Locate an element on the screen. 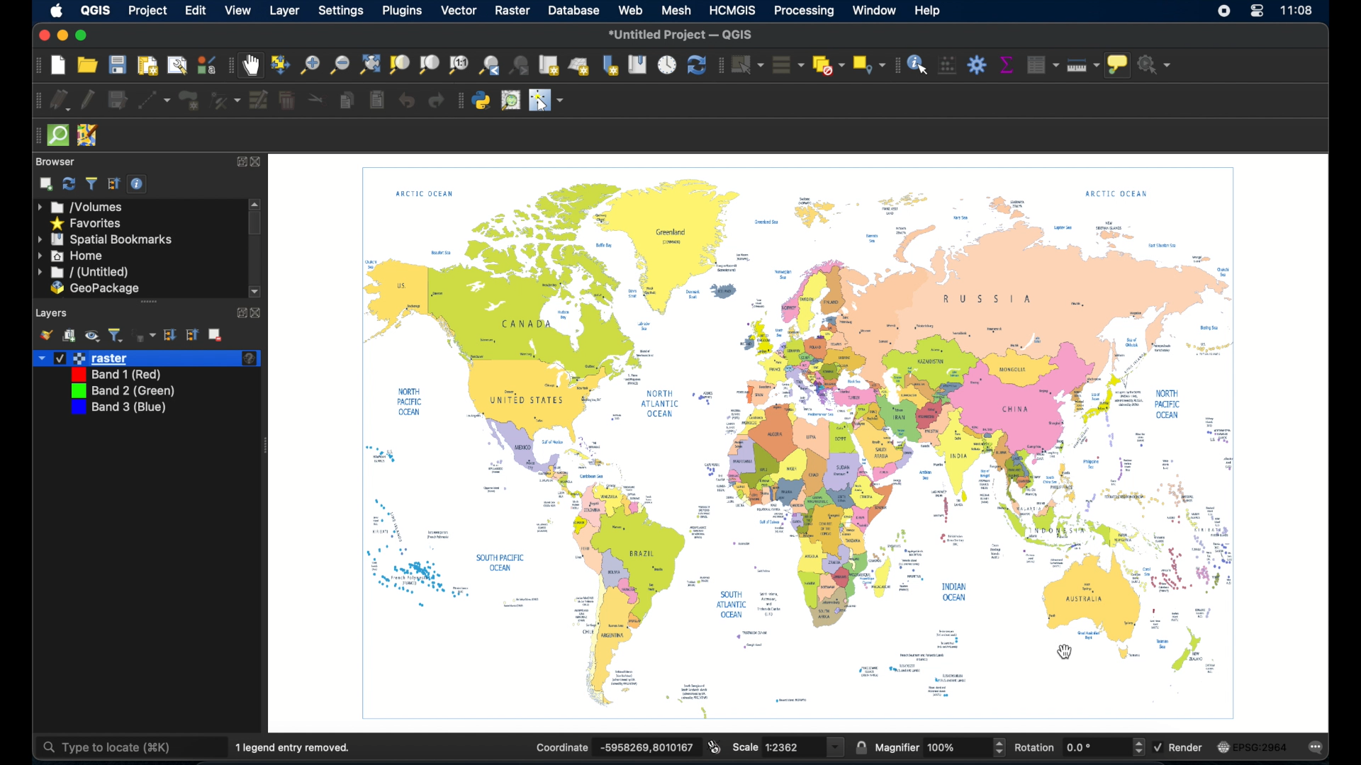 The height and width of the screenshot is (765, 1361). scroll up arrow is located at coordinates (257, 203).